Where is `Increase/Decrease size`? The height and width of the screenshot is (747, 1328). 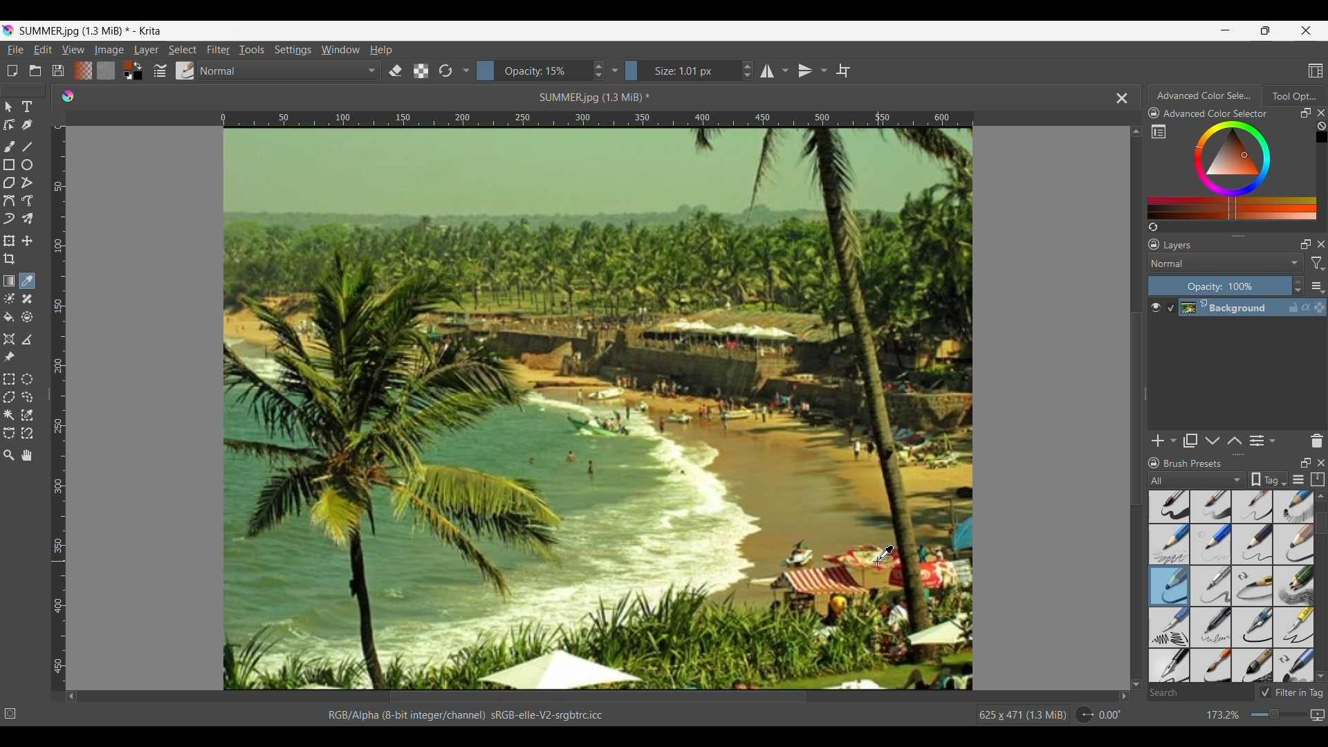 Increase/Decrease size is located at coordinates (748, 71).